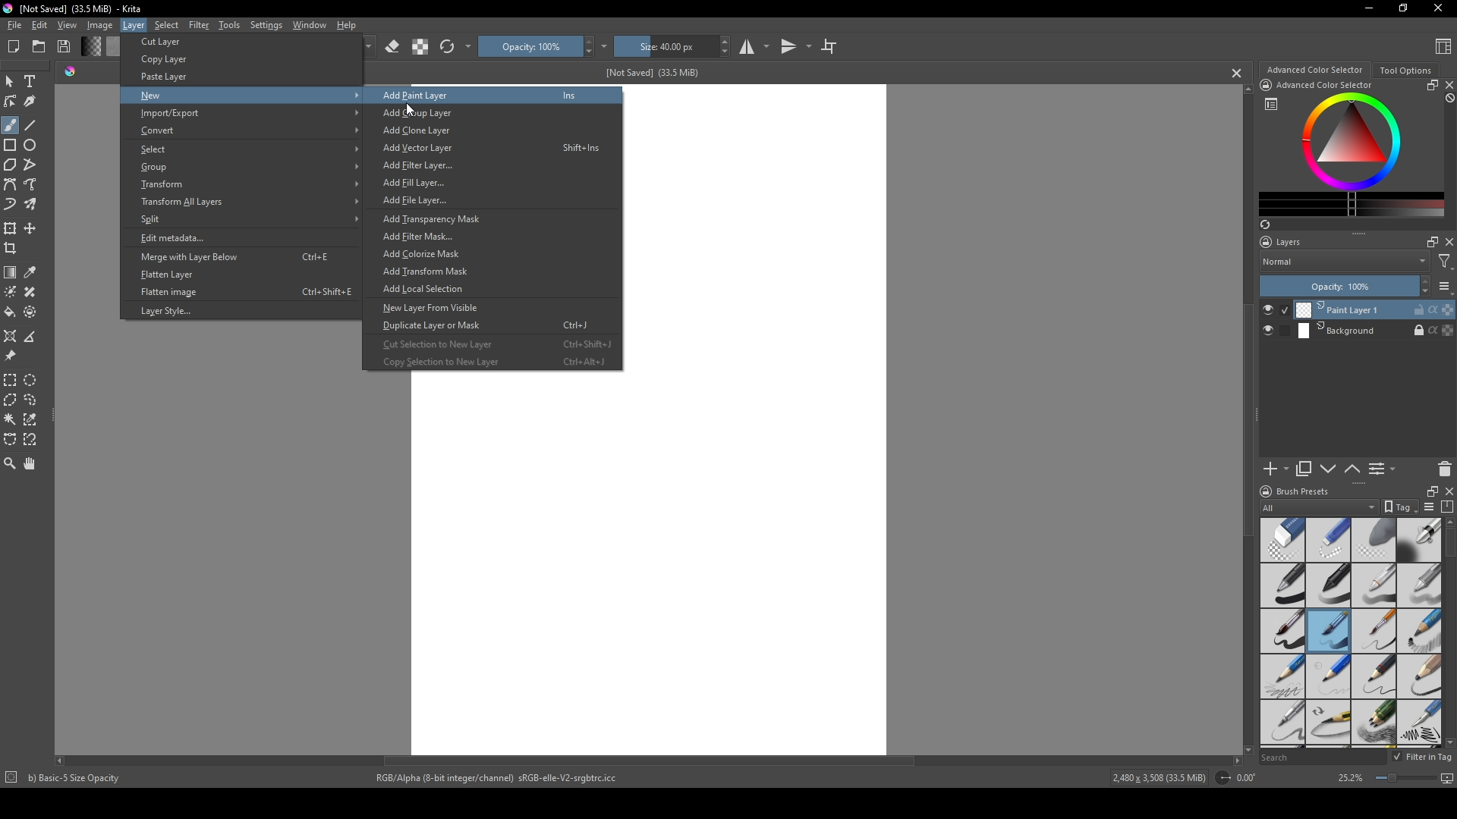  Describe the element at coordinates (1445, 469) in the screenshot. I see `delete` at that location.